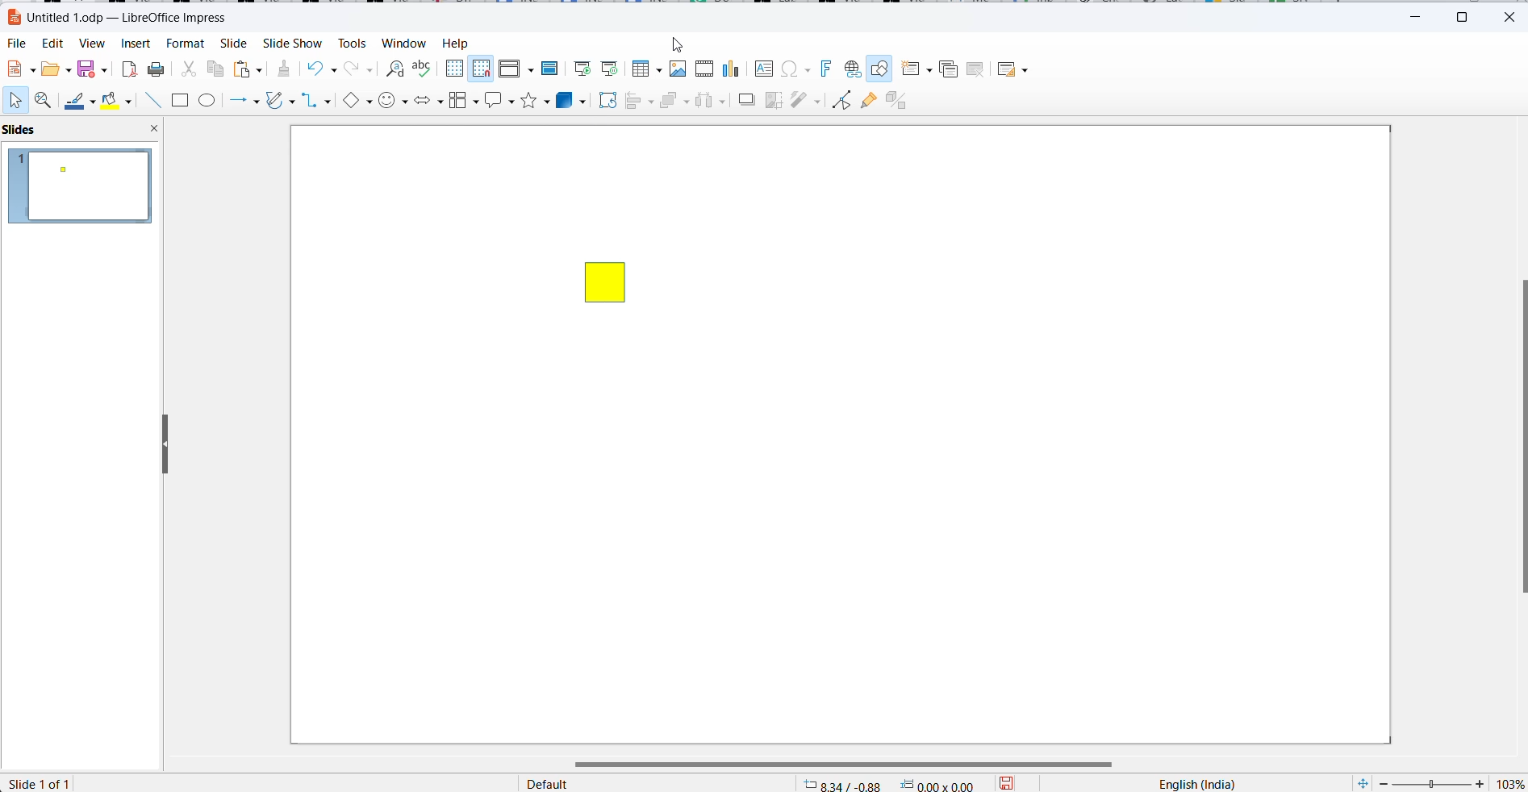  I want to click on find and replace, so click(393, 67).